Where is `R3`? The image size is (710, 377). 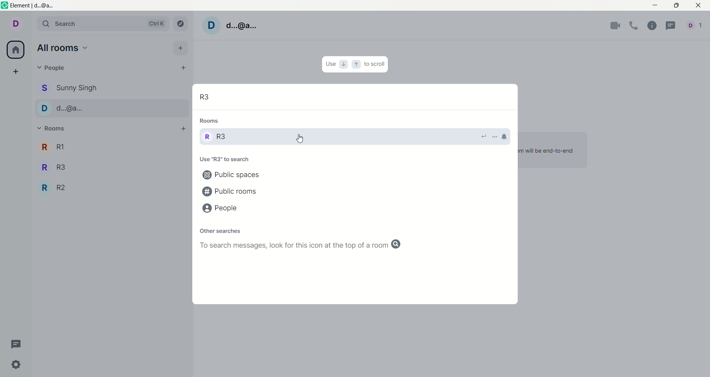 R3 is located at coordinates (53, 166).